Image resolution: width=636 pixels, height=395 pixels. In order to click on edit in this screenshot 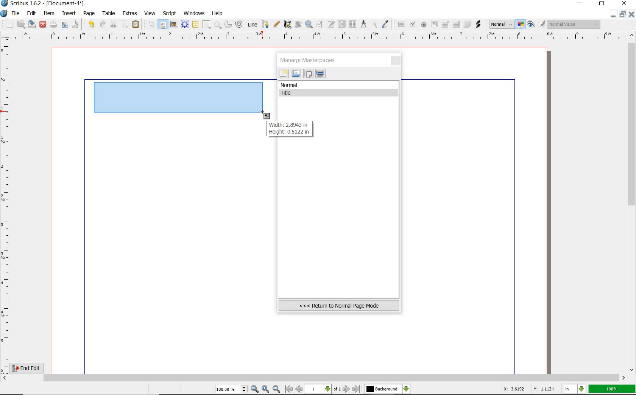, I will do `click(31, 14)`.